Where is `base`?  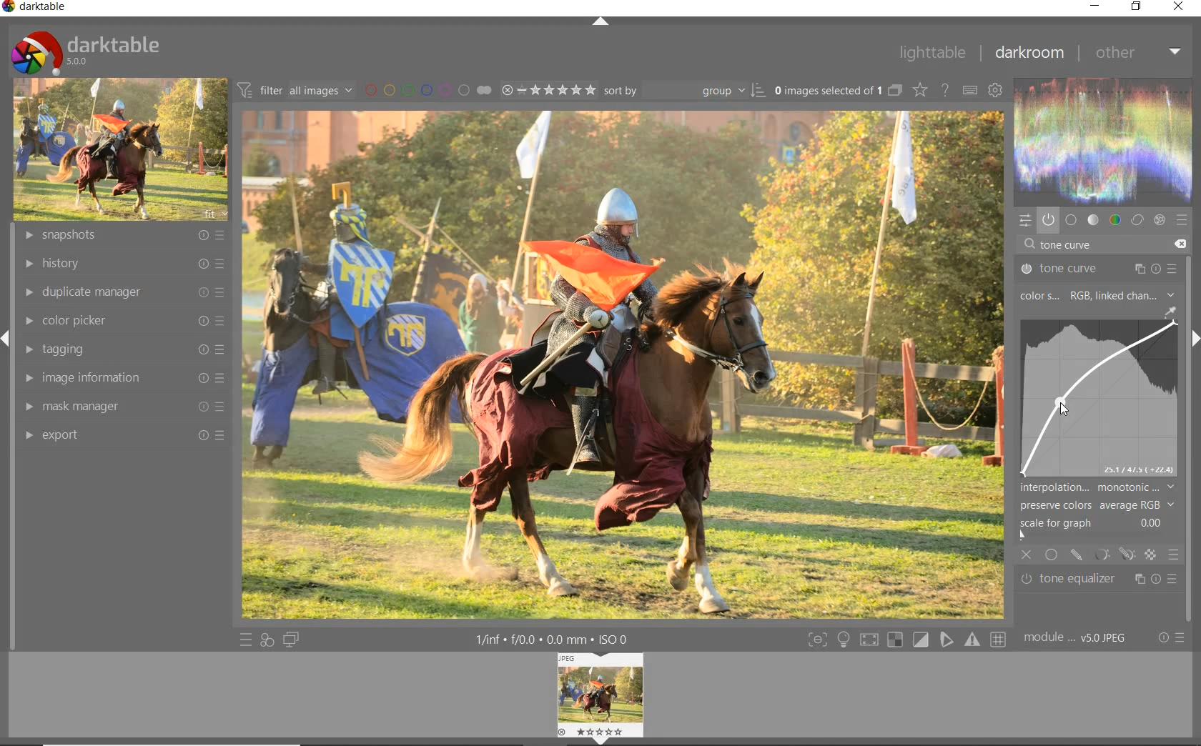
base is located at coordinates (1071, 221).